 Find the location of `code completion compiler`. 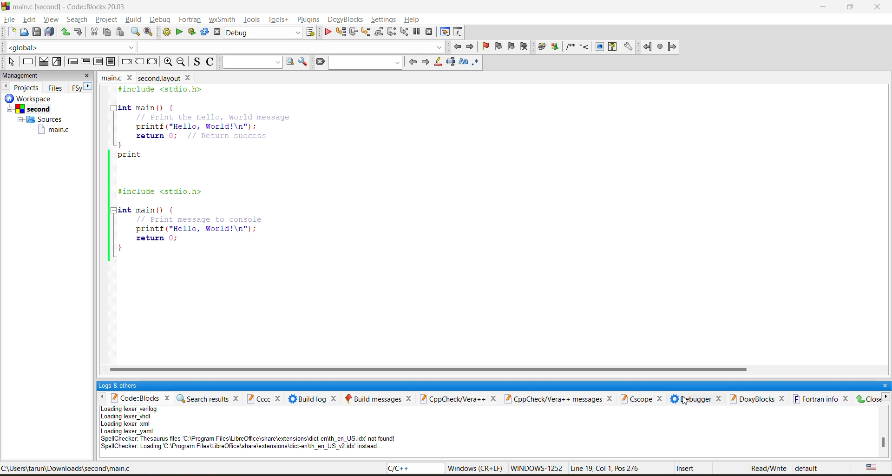

code completion compiler is located at coordinates (221, 48).